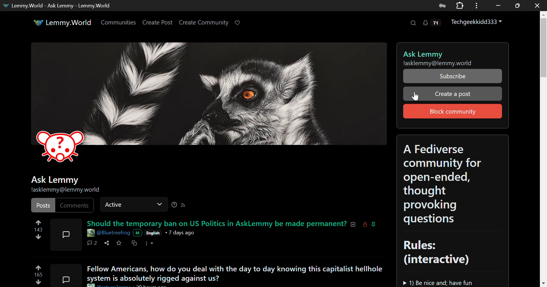  What do you see at coordinates (477, 5) in the screenshot?
I see `Menu` at bounding box center [477, 5].